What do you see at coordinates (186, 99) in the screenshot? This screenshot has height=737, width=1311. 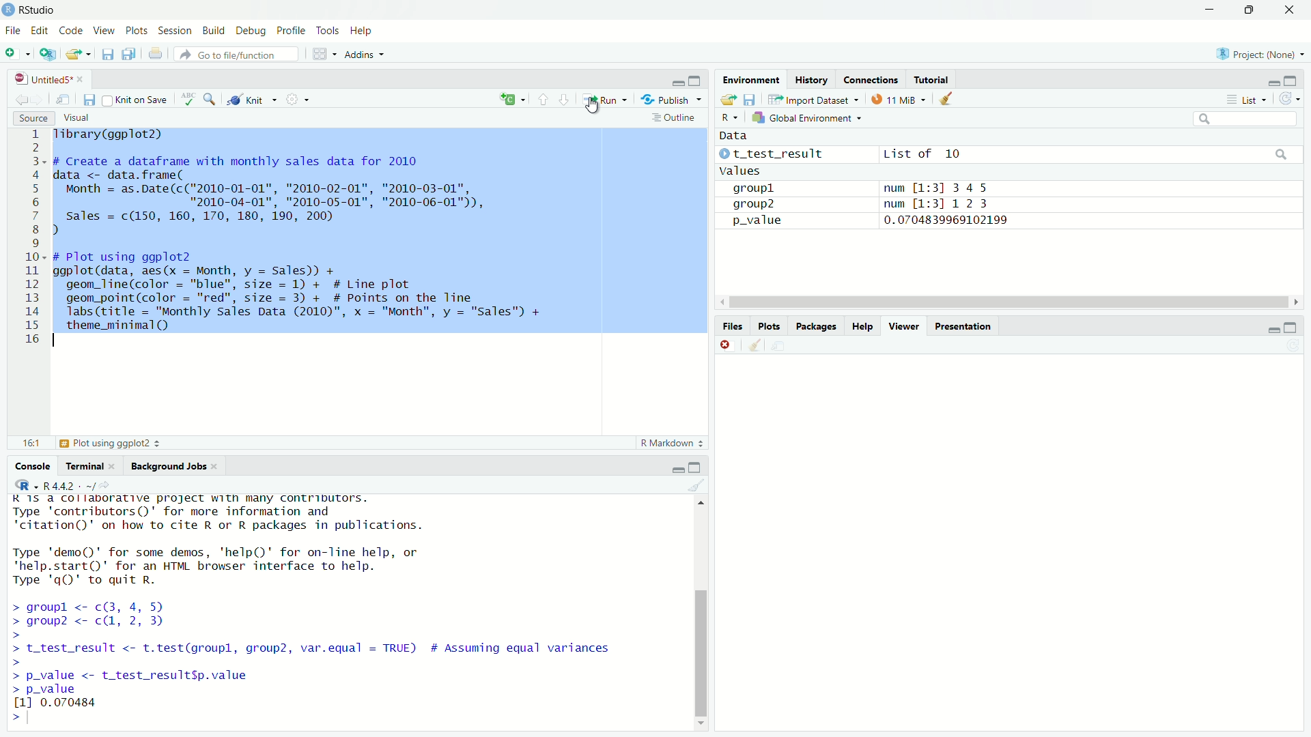 I see `check` at bounding box center [186, 99].